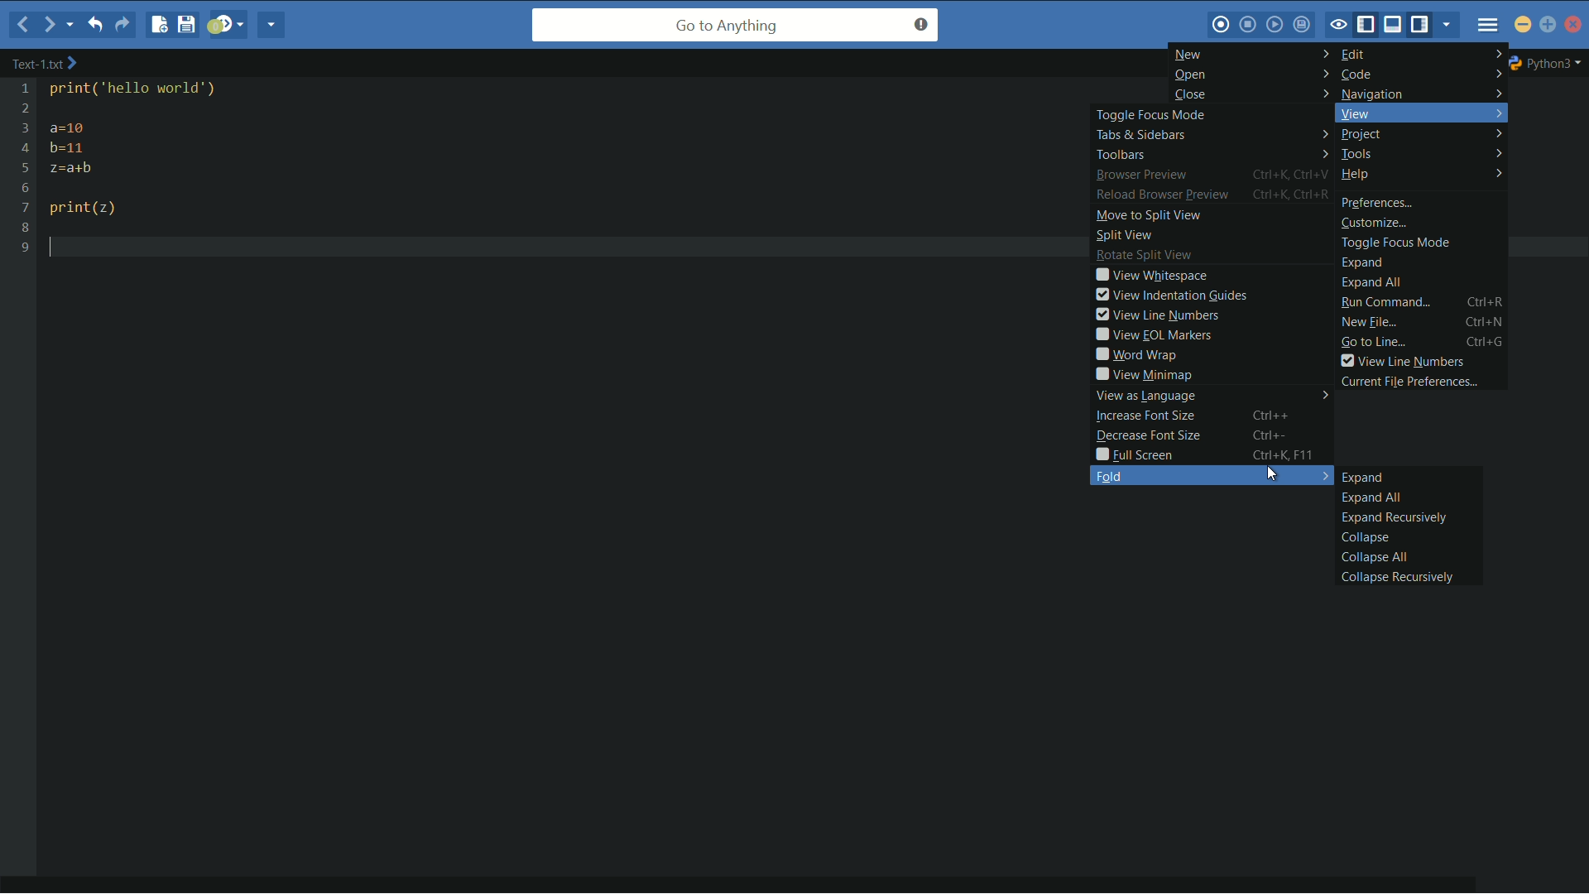 Image resolution: width=1589 pixels, height=894 pixels. What do you see at coordinates (274, 26) in the screenshot?
I see `share current file` at bounding box center [274, 26].